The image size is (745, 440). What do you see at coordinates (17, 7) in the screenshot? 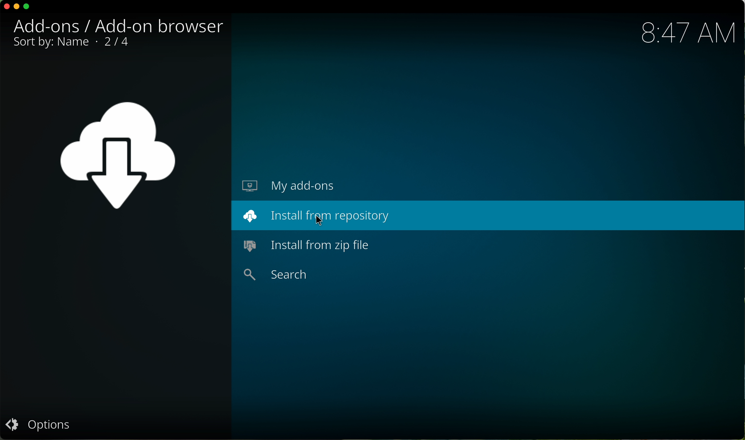
I see `minimize program` at bounding box center [17, 7].